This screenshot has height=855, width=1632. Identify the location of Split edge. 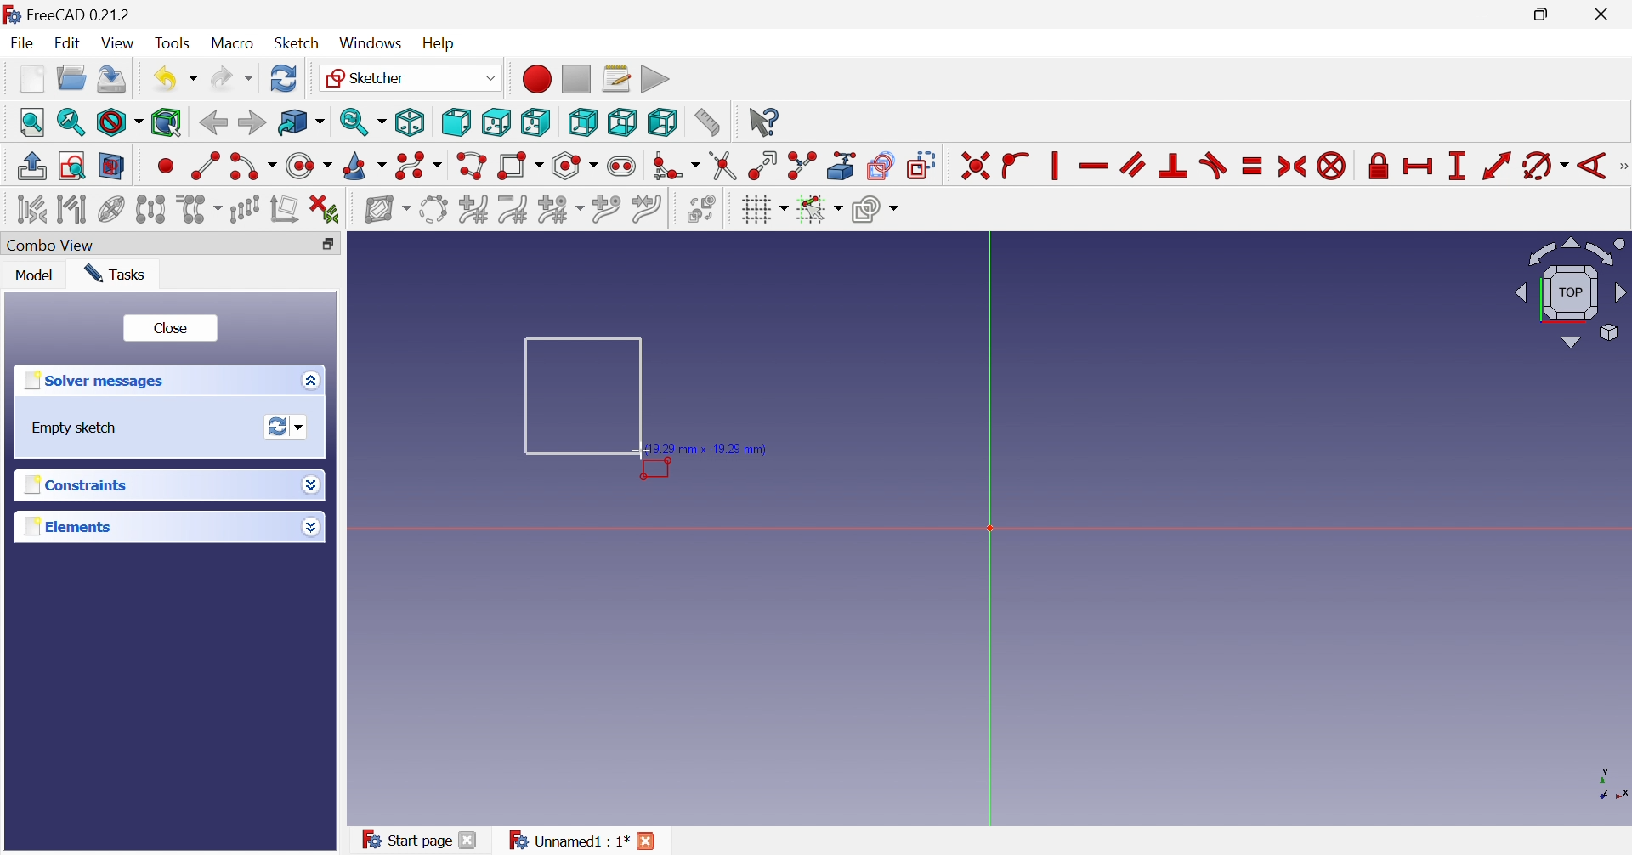
(803, 166).